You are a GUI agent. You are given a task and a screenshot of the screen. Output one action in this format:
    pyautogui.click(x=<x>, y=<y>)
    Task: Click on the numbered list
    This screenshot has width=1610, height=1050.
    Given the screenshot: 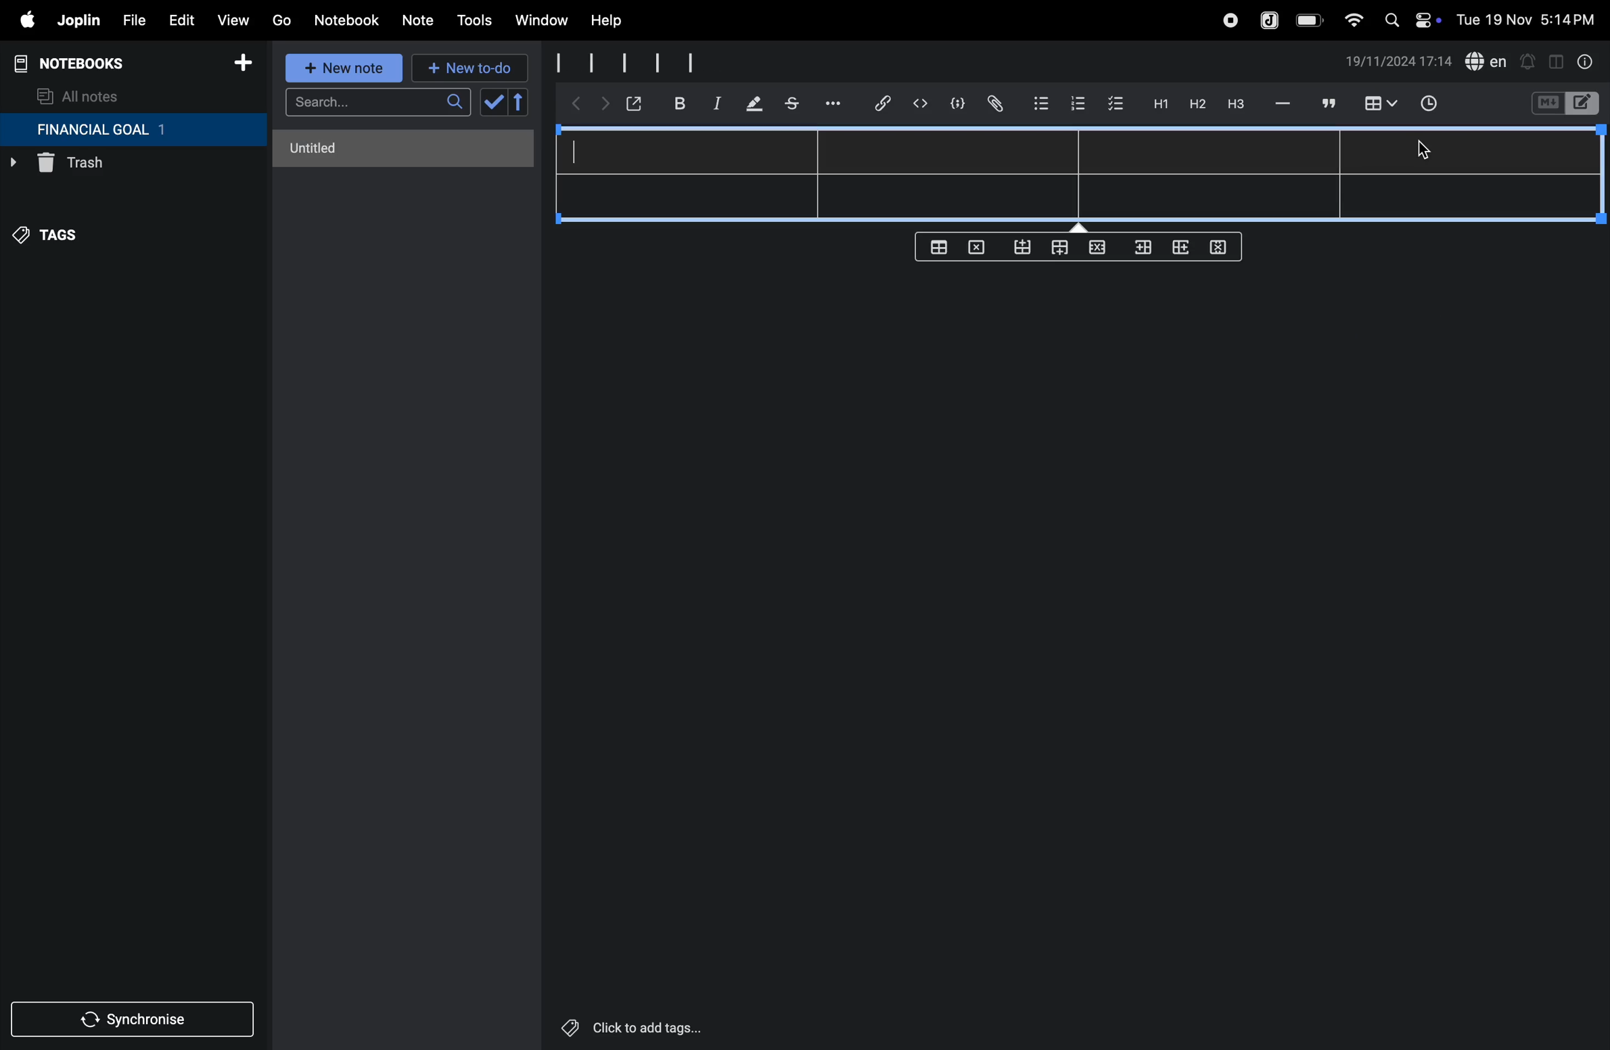 What is the action you would take?
    pyautogui.click(x=1077, y=103)
    